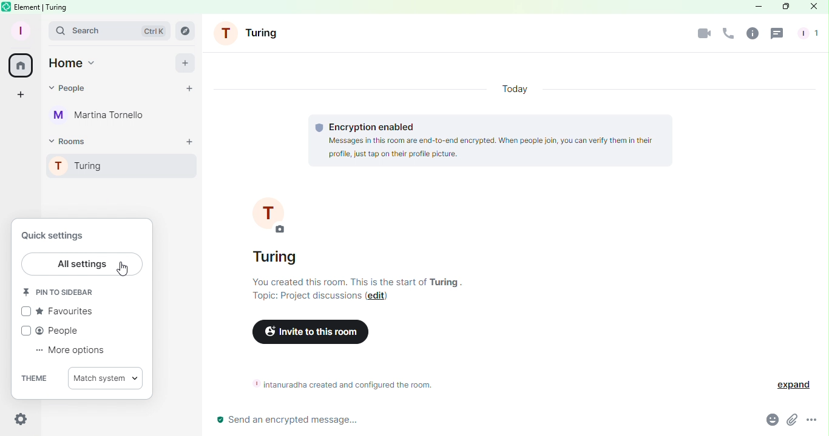 This screenshot has width=829, height=436. What do you see at coordinates (98, 116) in the screenshot?
I see `Martina Tornello` at bounding box center [98, 116].